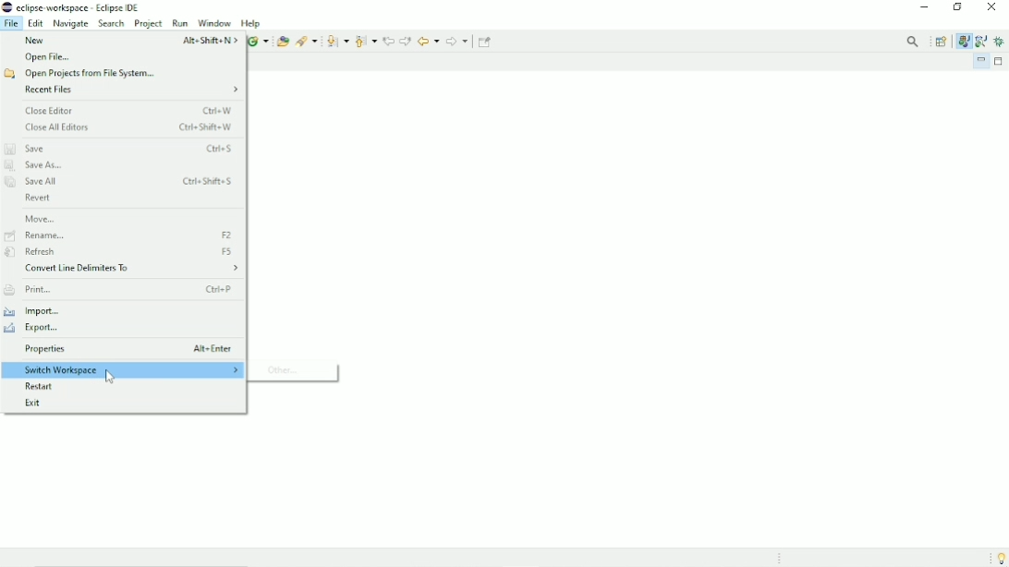 The height and width of the screenshot is (567, 1009). Describe the element at coordinates (981, 61) in the screenshot. I see `Minimize` at that location.